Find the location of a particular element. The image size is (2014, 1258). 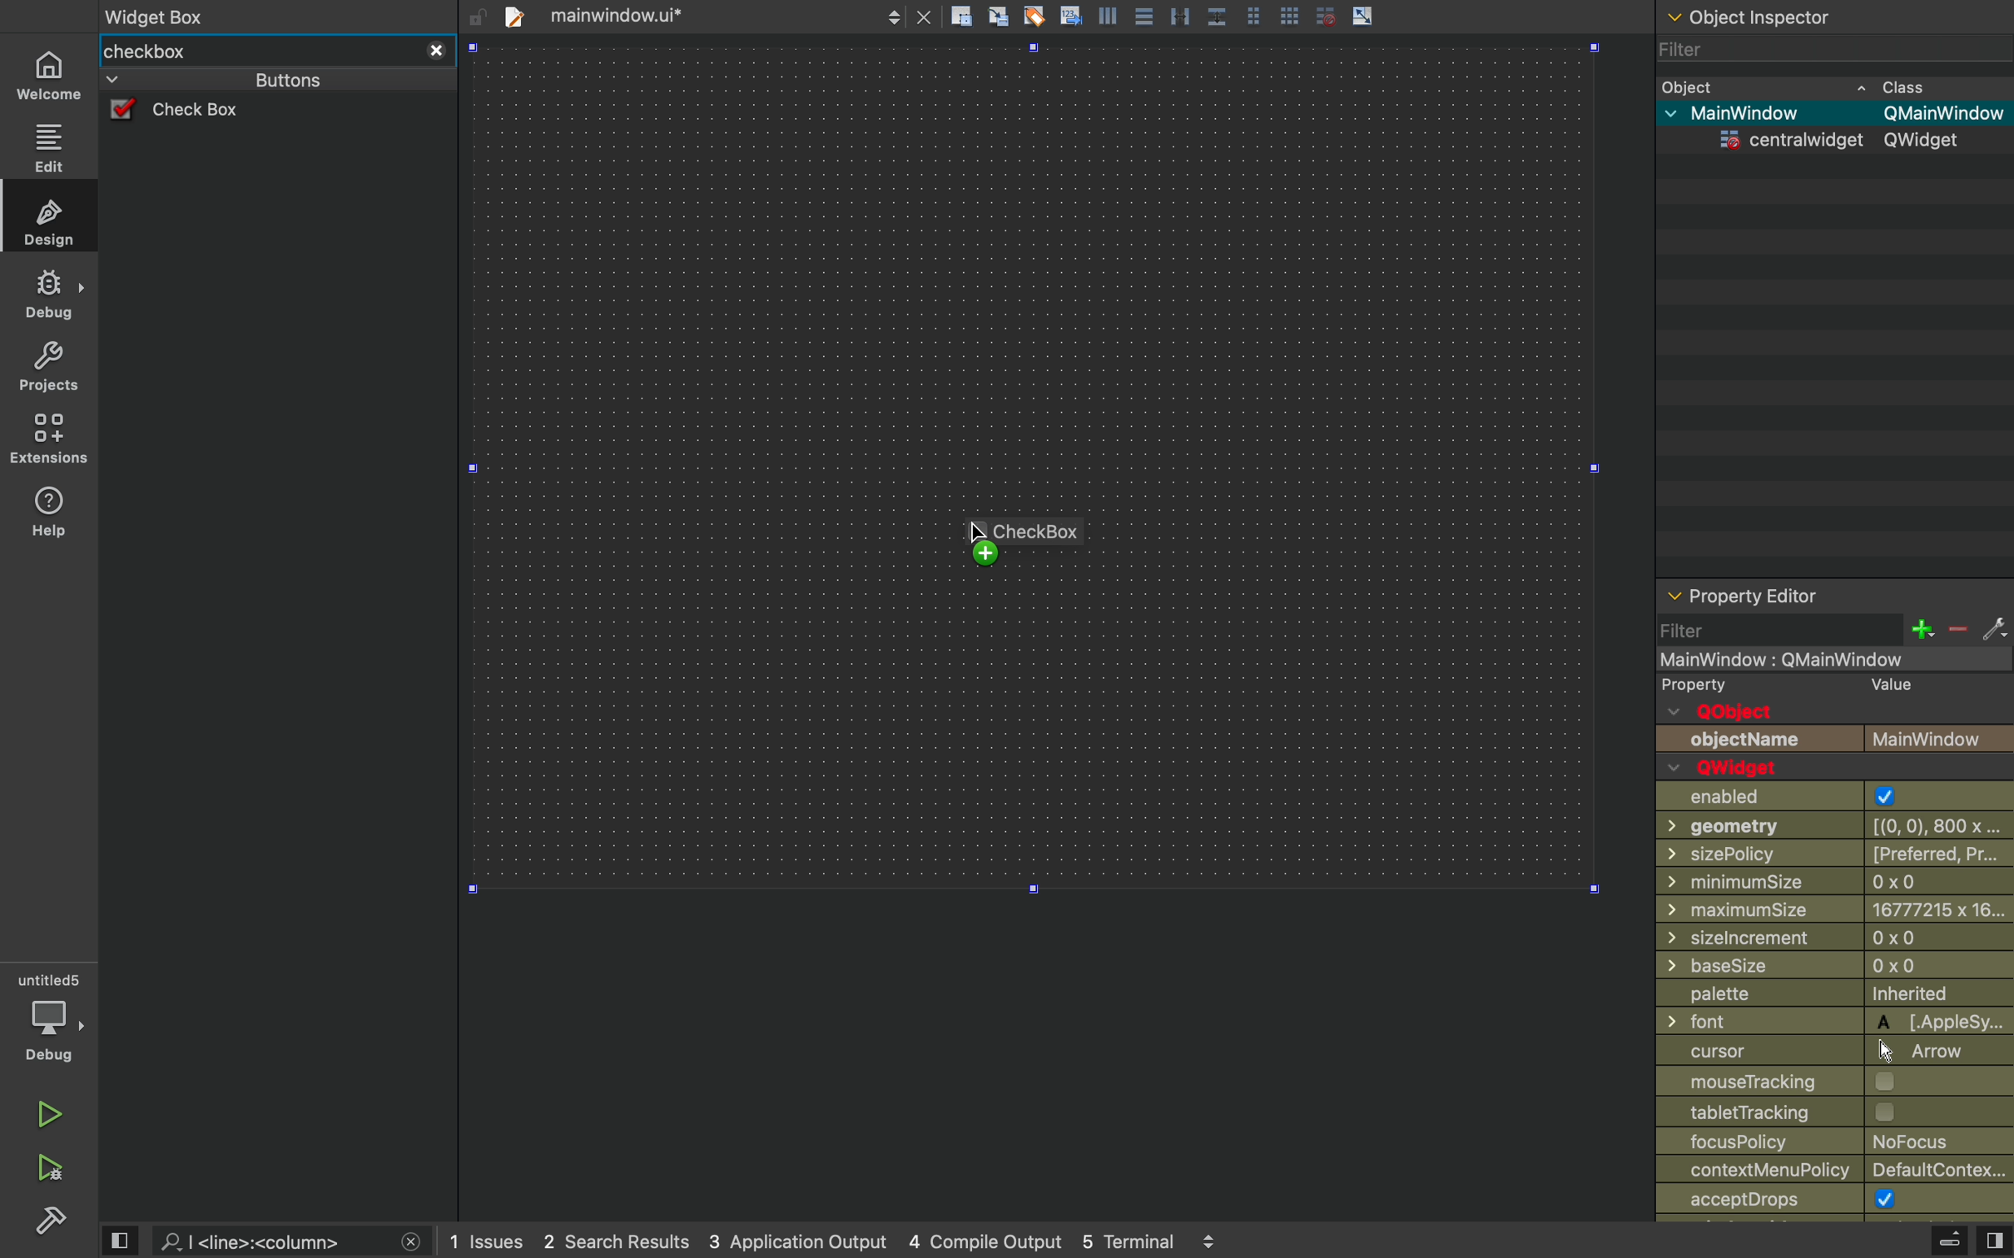

cursor is located at coordinates (980, 541).